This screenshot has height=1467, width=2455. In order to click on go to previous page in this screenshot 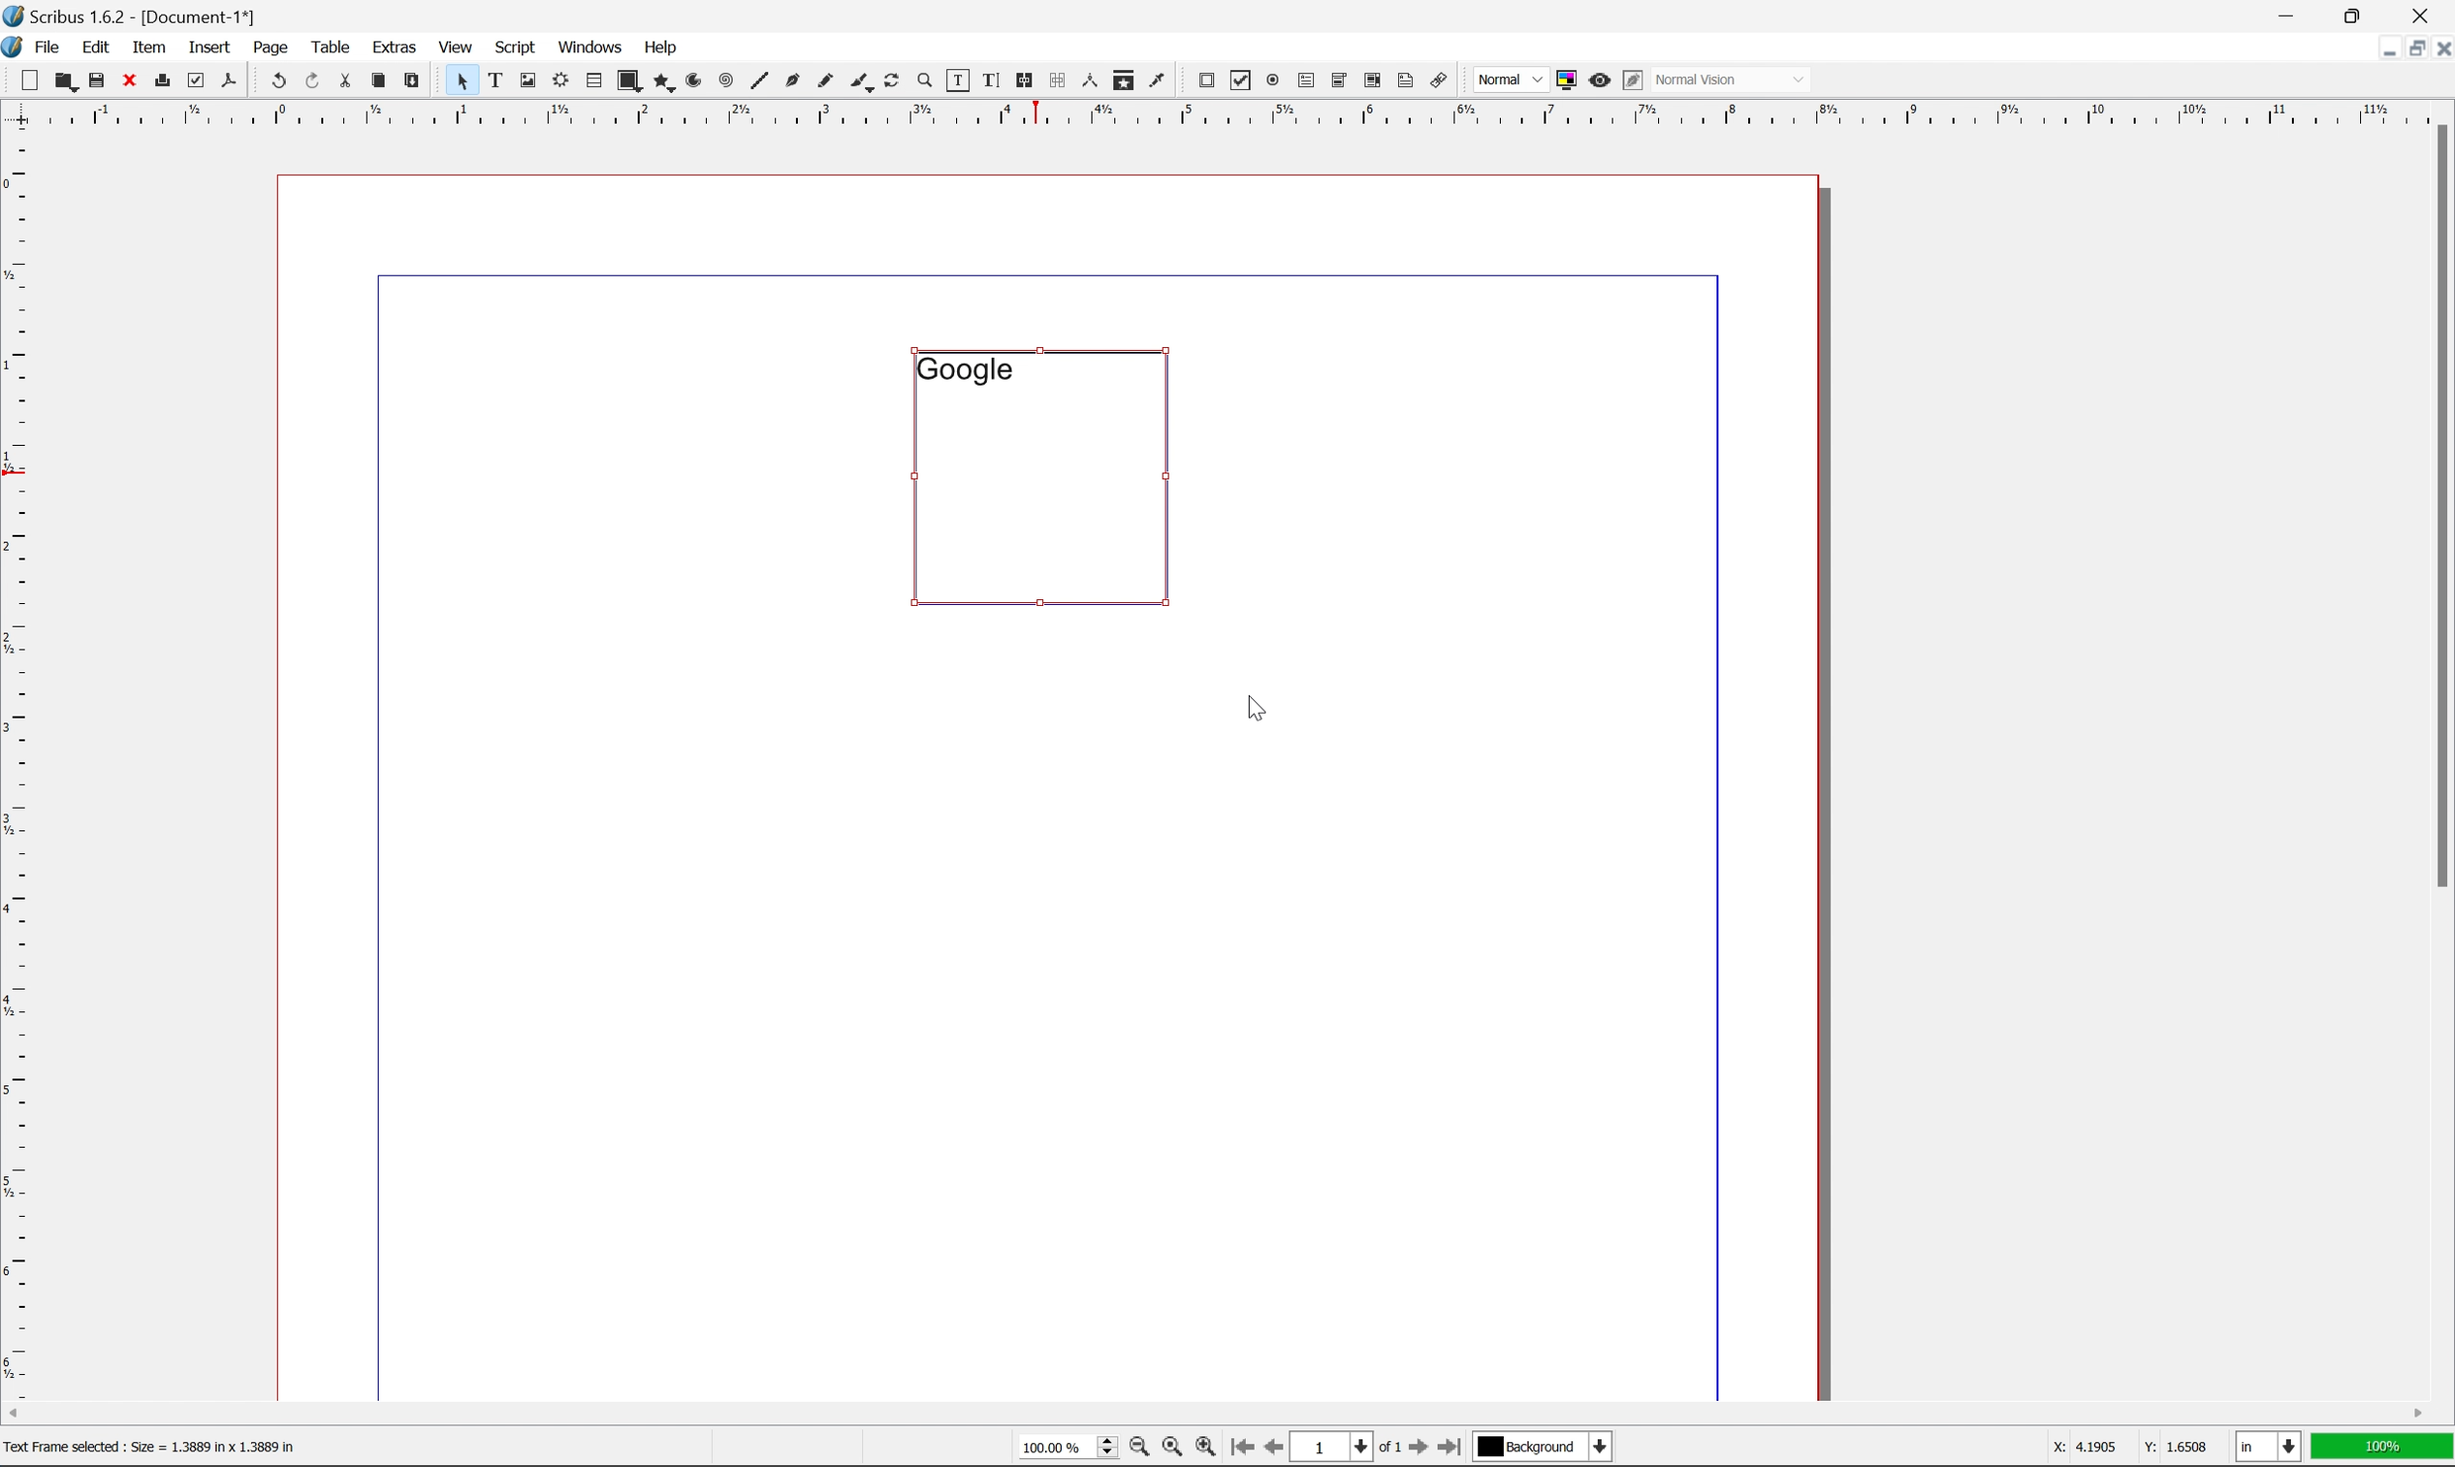, I will do `click(1275, 1449)`.